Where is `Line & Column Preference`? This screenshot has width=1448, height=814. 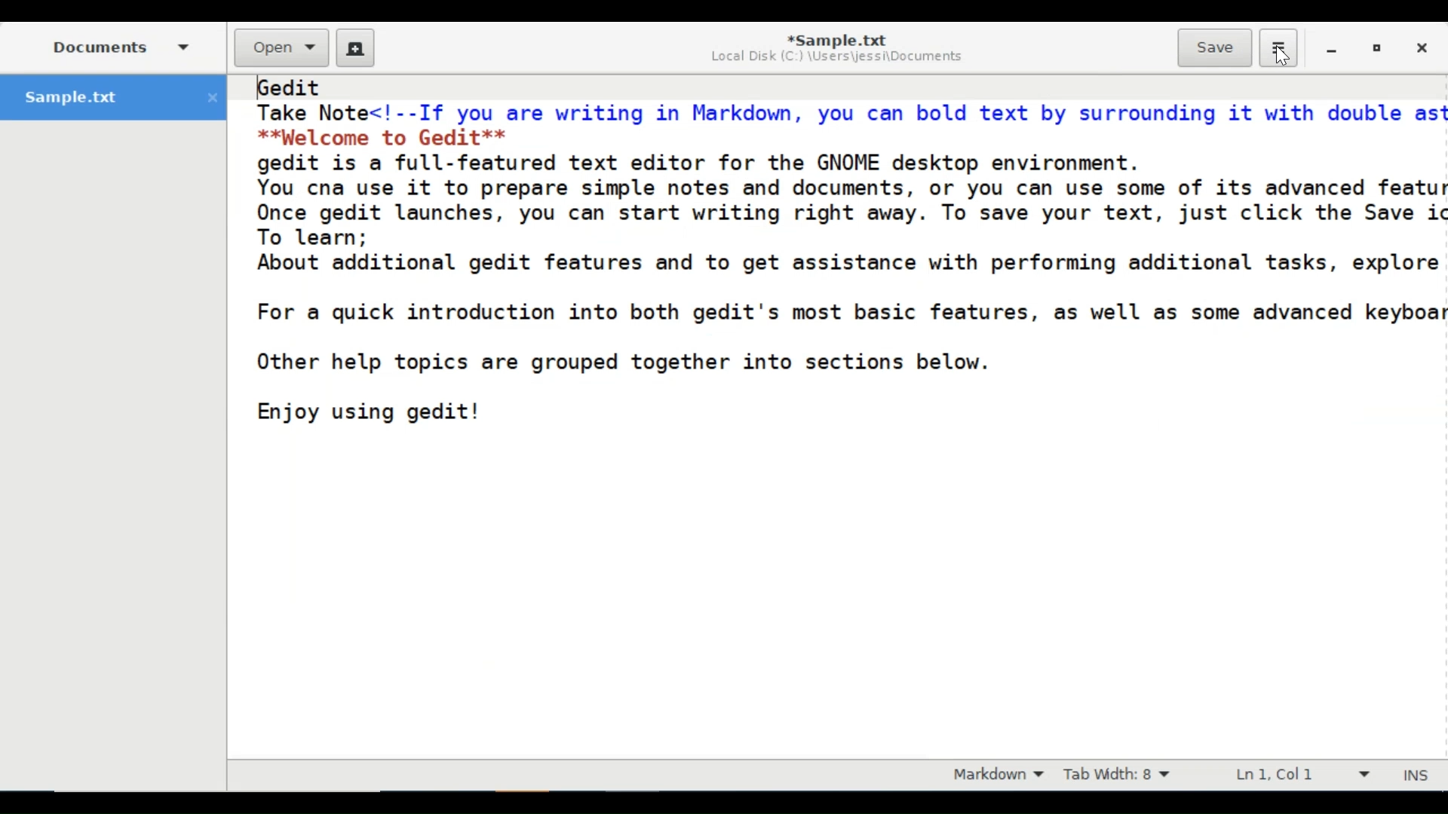
Line & Column Preference is located at coordinates (1298, 773).